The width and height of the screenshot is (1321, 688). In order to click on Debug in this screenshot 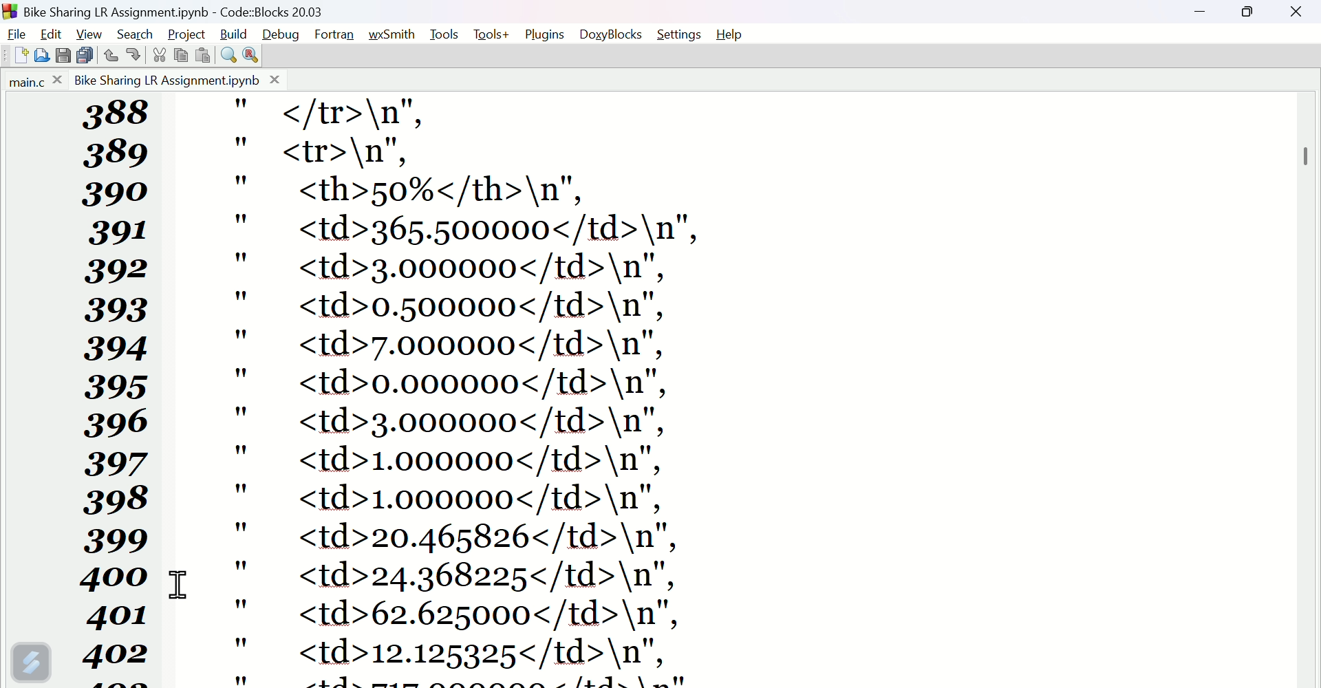, I will do `click(281, 34)`.